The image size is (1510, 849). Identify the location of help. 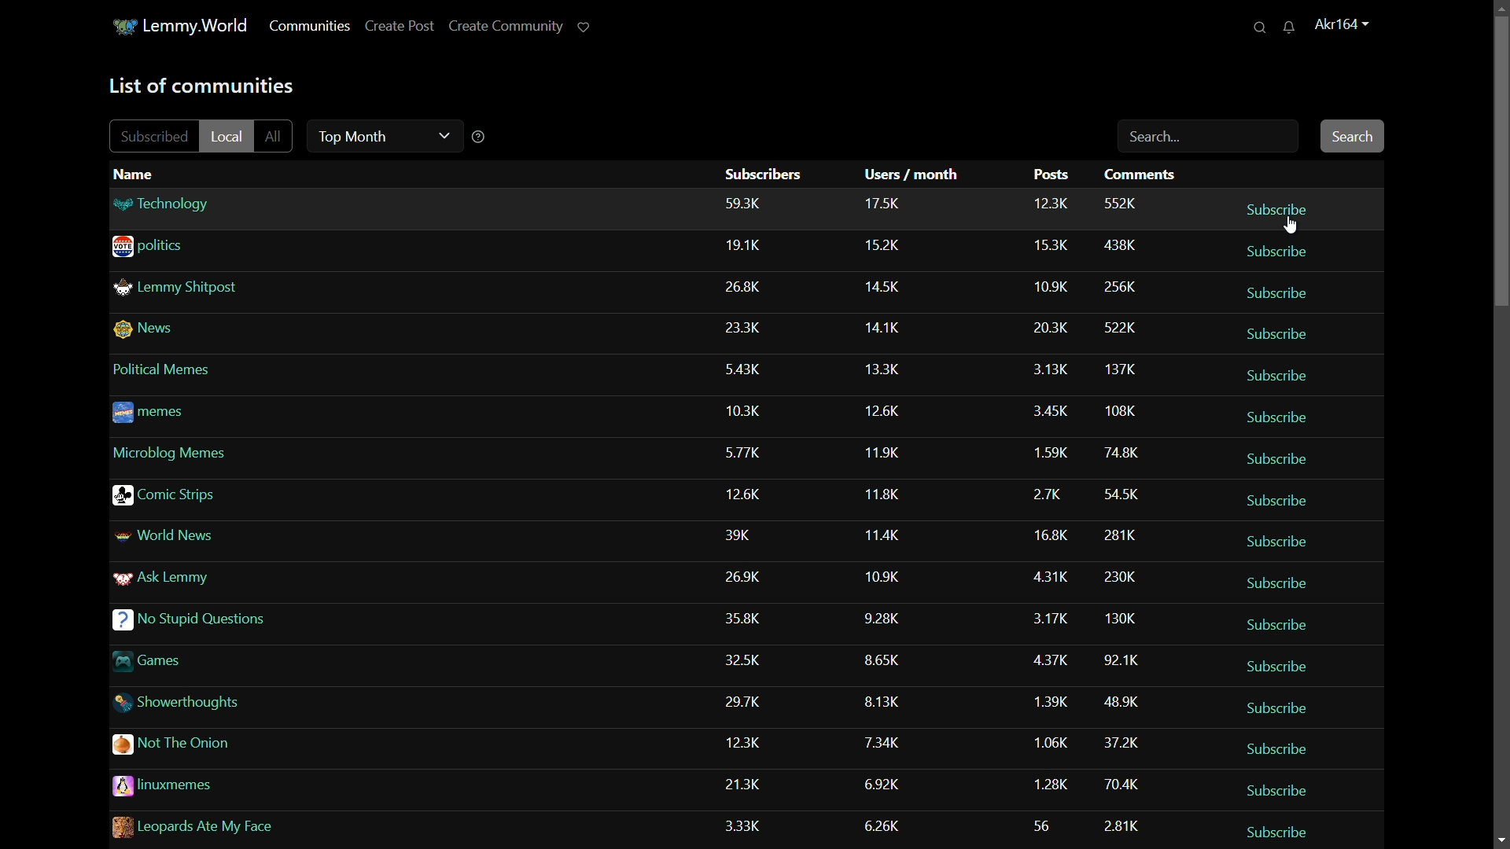
(479, 136).